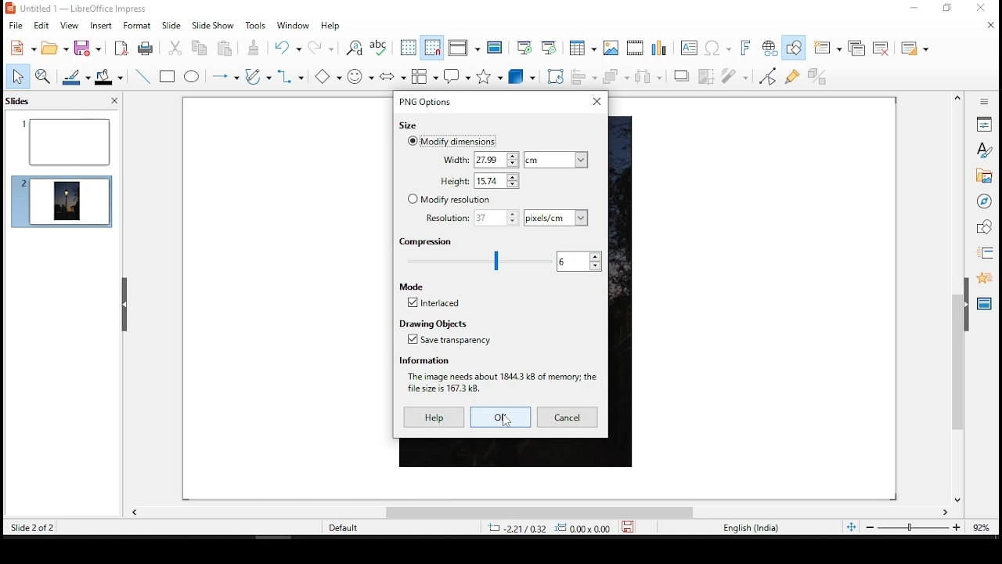 The image size is (1002, 564). Describe the element at coordinates (521, 78) in the screenshot. I see `3D objects` at that location.